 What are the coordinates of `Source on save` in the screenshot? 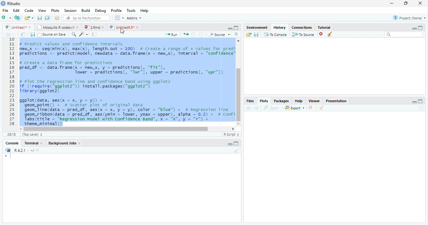 It's located at (52, 34).